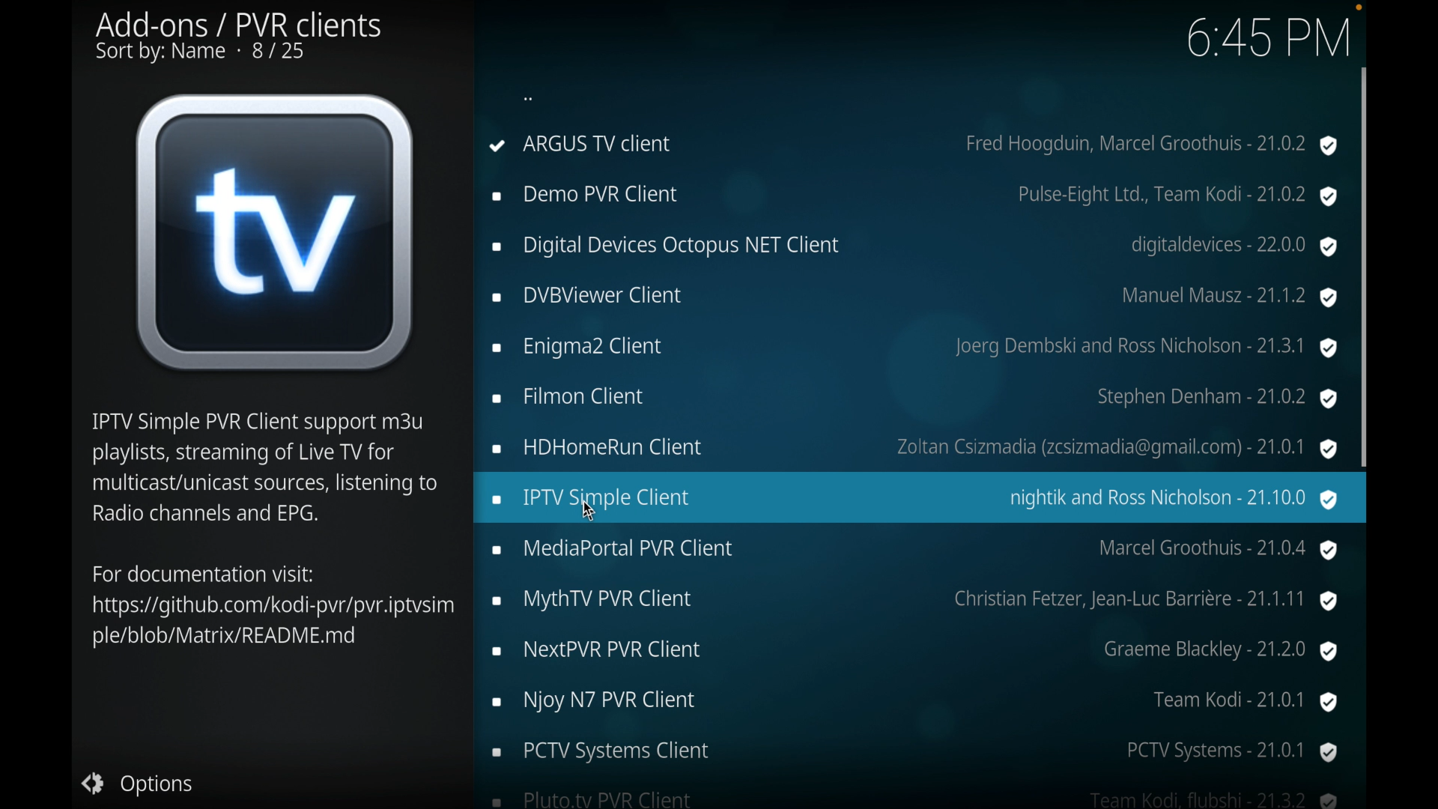 This screenshot has width=1438, height=809. What do you see at coordinates (916, 702) in the screenshot?
I see `enjoy N7 PVR client` at bounding box center [916, 702].